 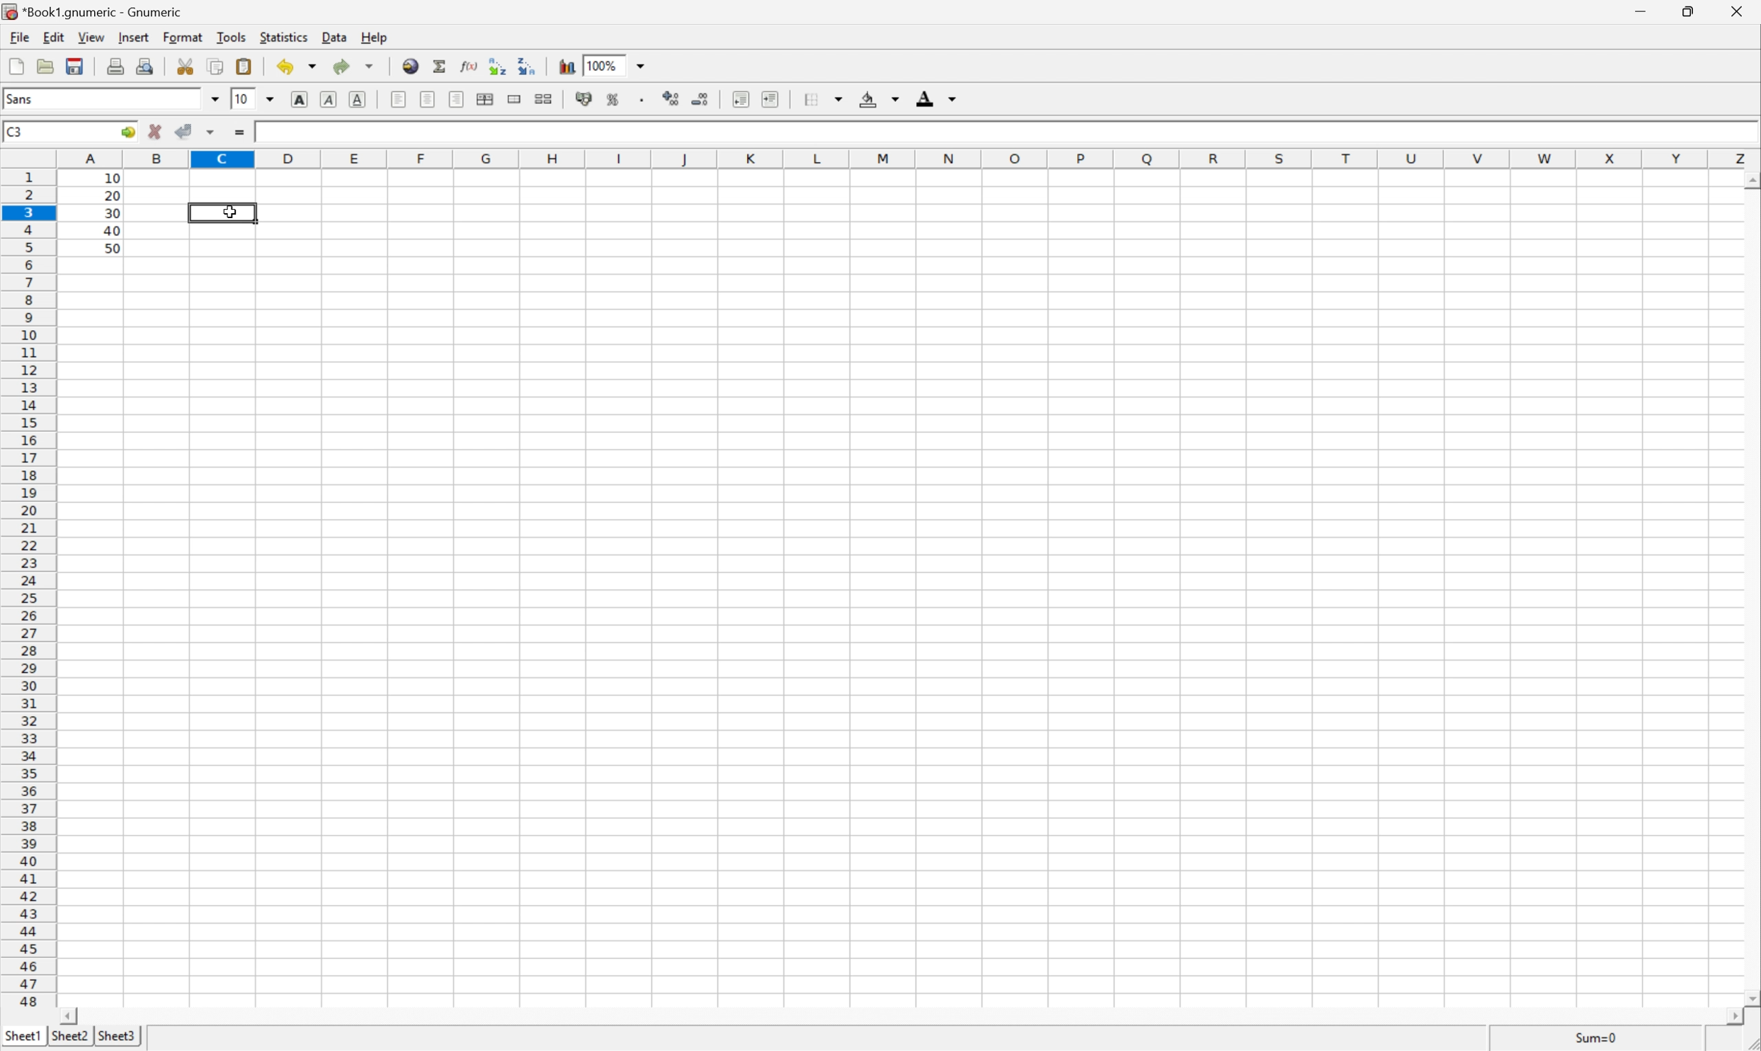 What do you see at coordinates (1750, 997) in the screenshot?
I see `Scroll down` at bounding box center [1750, 997].